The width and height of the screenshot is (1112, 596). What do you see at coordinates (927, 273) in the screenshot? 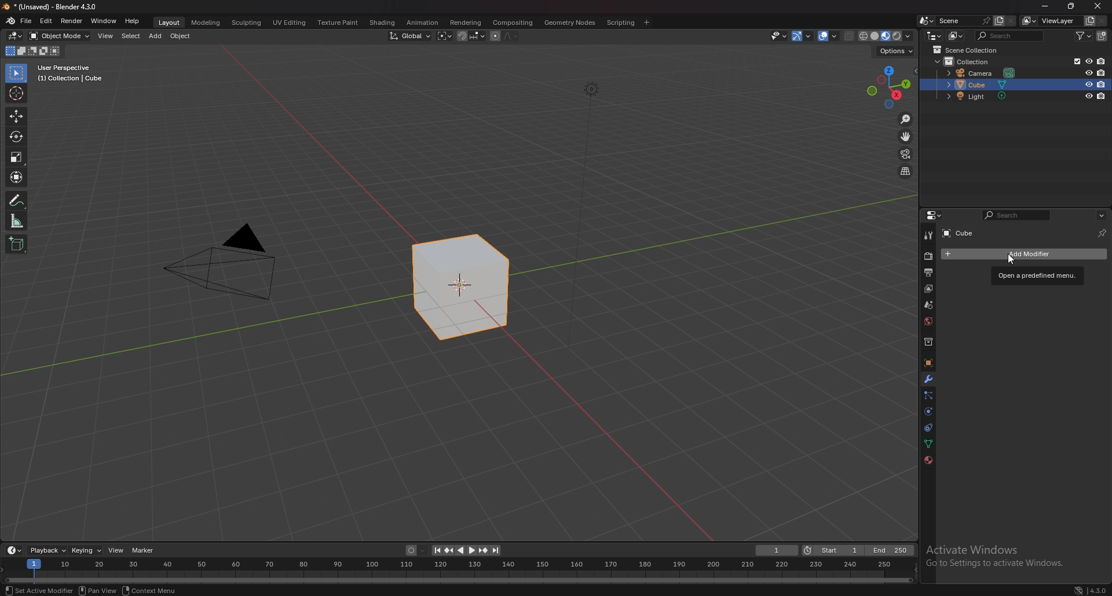
I see `output` at bounding box center [927, 273].